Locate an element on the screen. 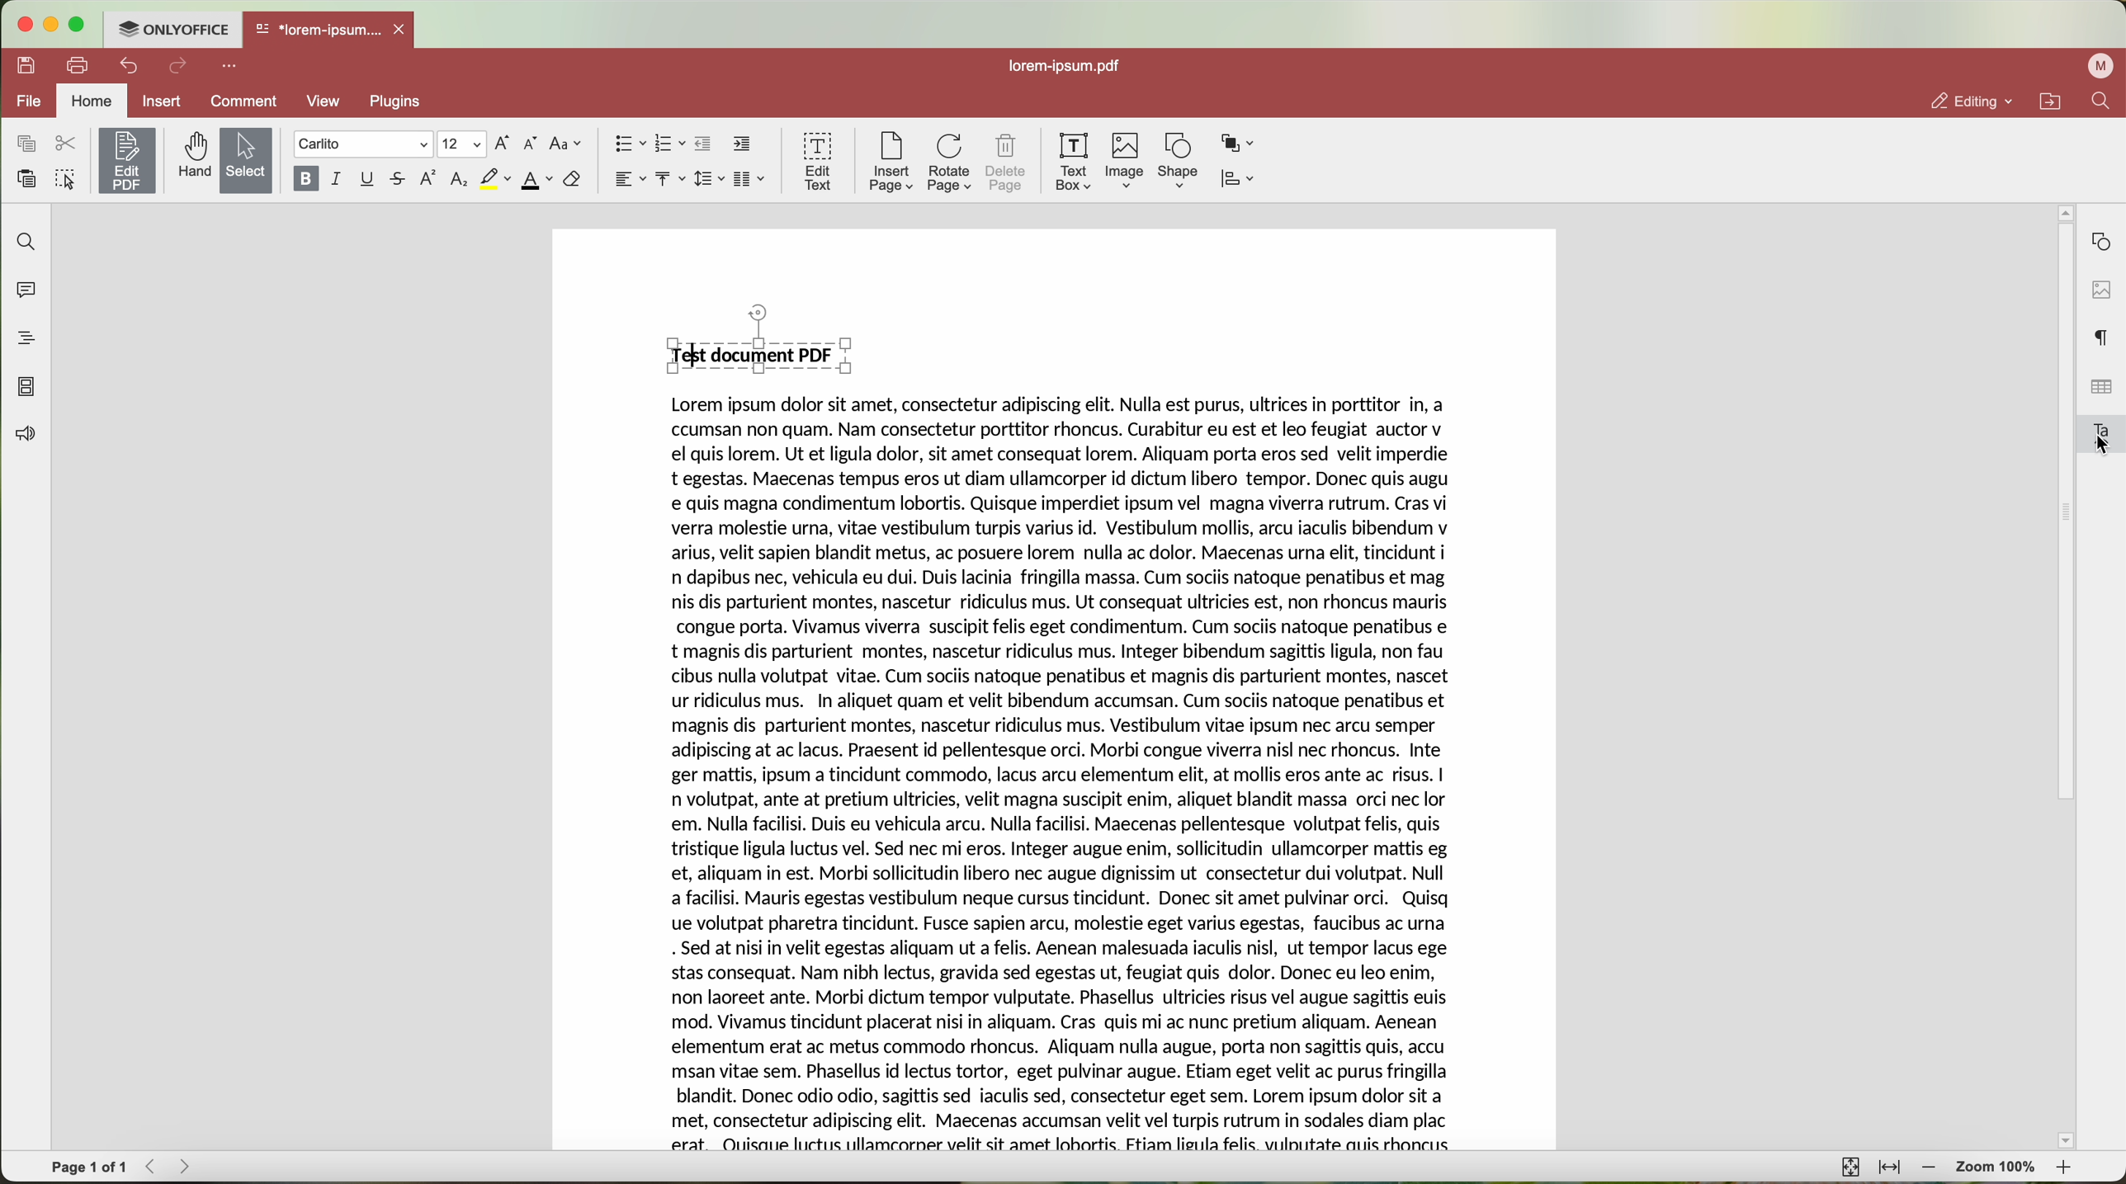  align shape is located at coordinates (1237, 180).